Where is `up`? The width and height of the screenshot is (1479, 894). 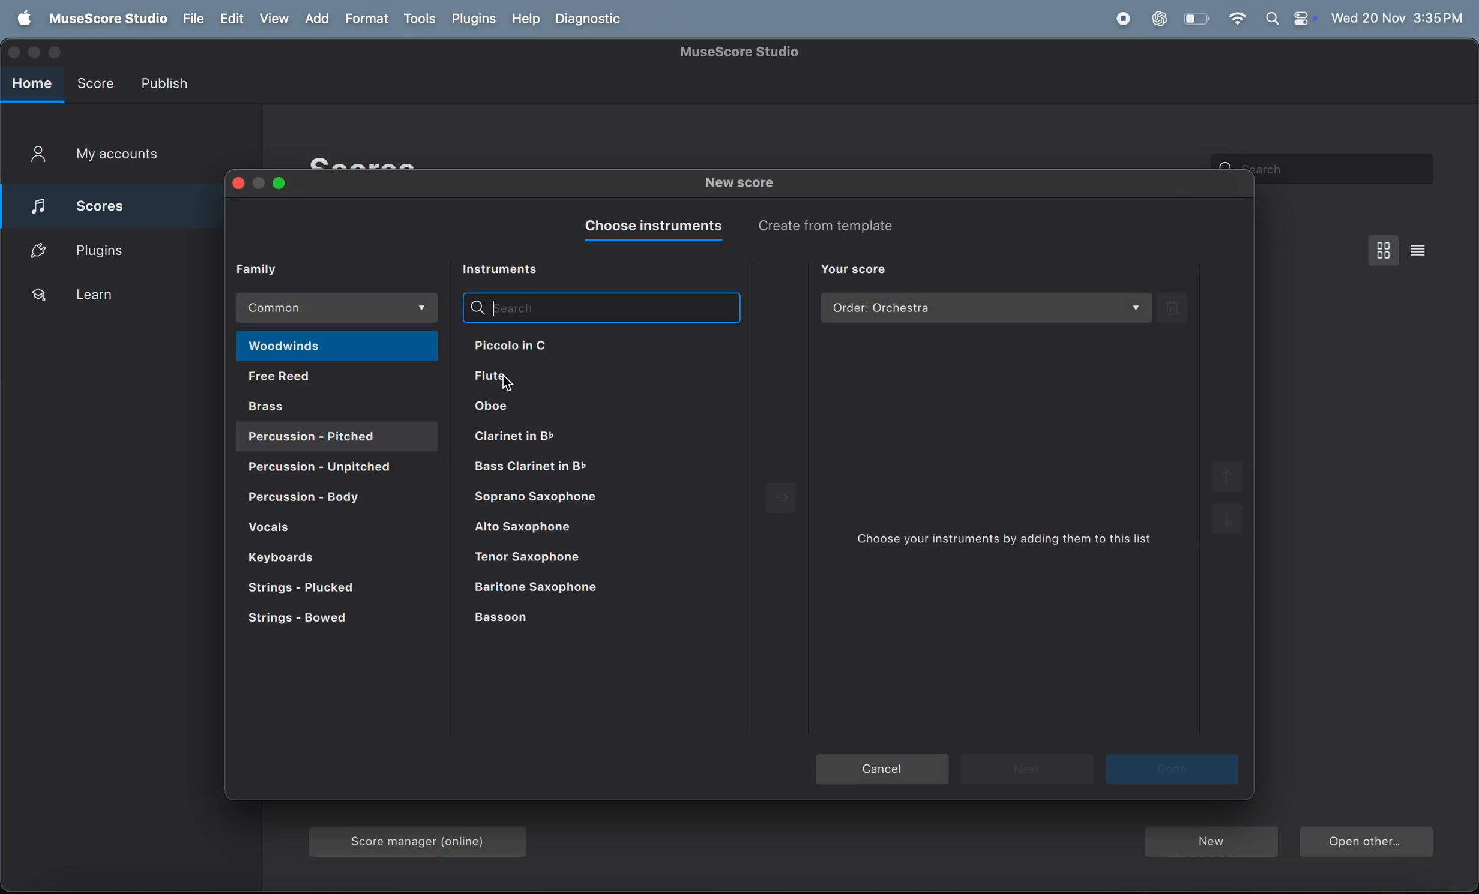
up is located at coordinates (1225, 478).